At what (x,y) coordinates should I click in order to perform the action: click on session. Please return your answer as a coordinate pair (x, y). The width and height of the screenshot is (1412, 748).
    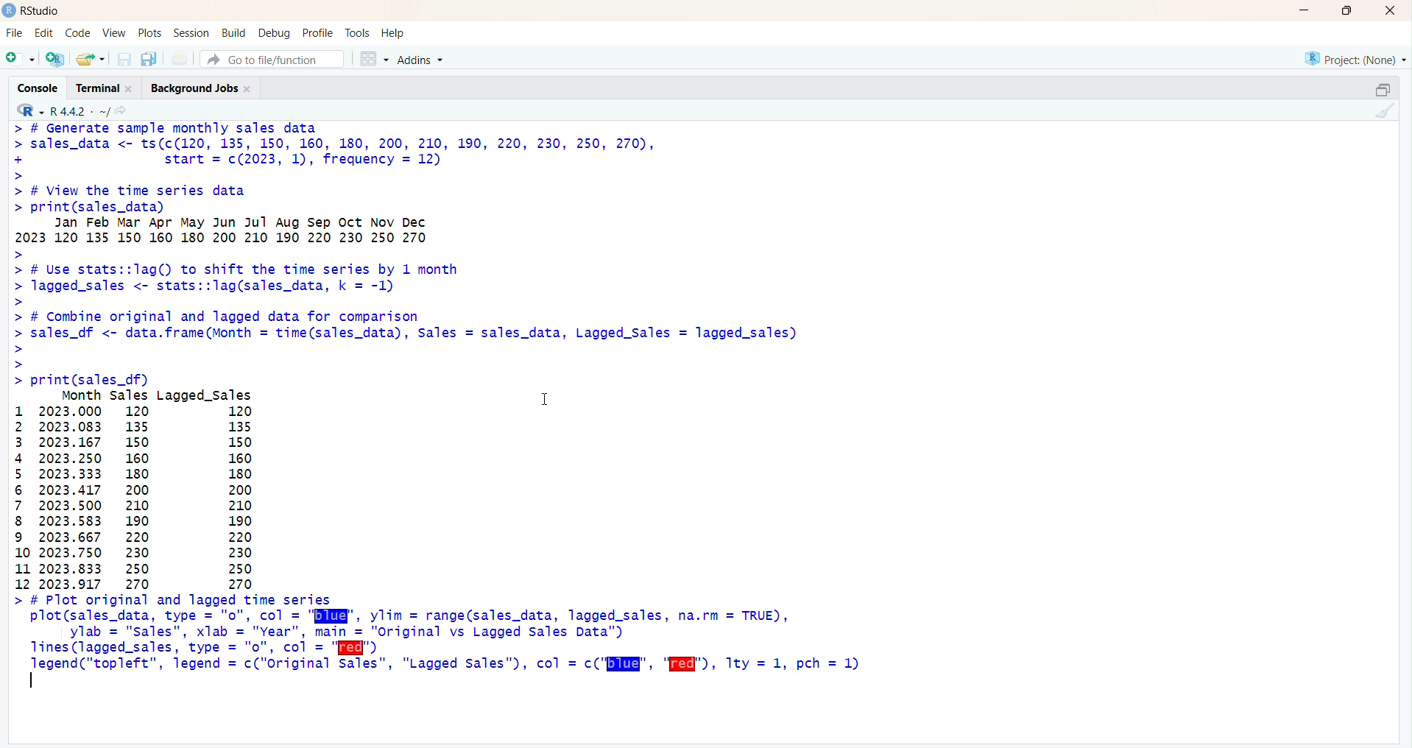
    Looking at the image, I should click on (191, 33).